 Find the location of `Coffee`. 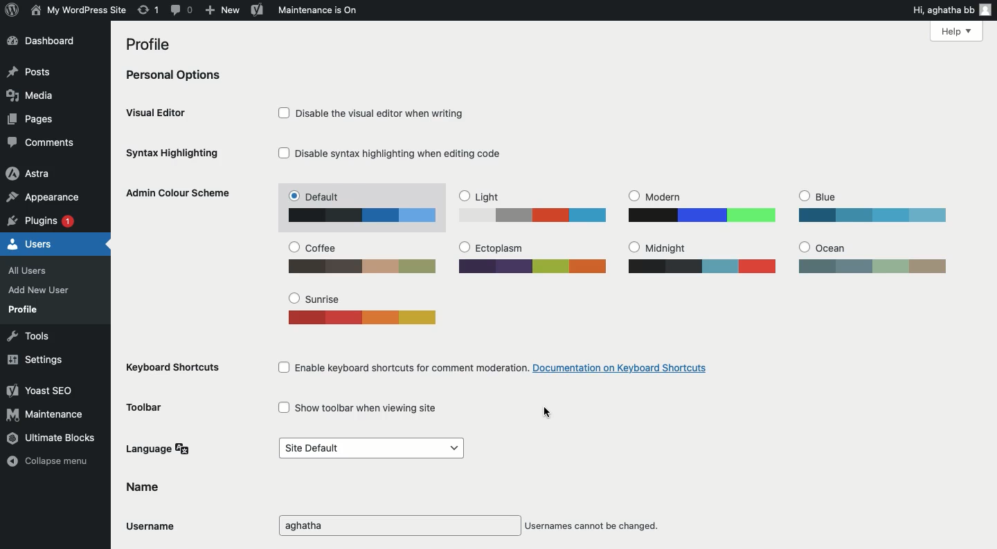

Coffee is located at coordinates (362, 258).